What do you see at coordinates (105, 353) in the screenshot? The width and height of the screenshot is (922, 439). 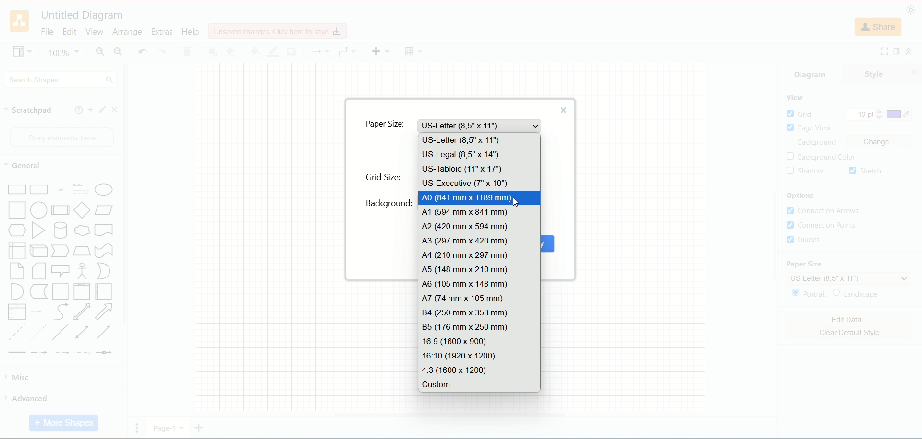 I see `Connector with Icon Symbol` at bounding box center [105, 353].